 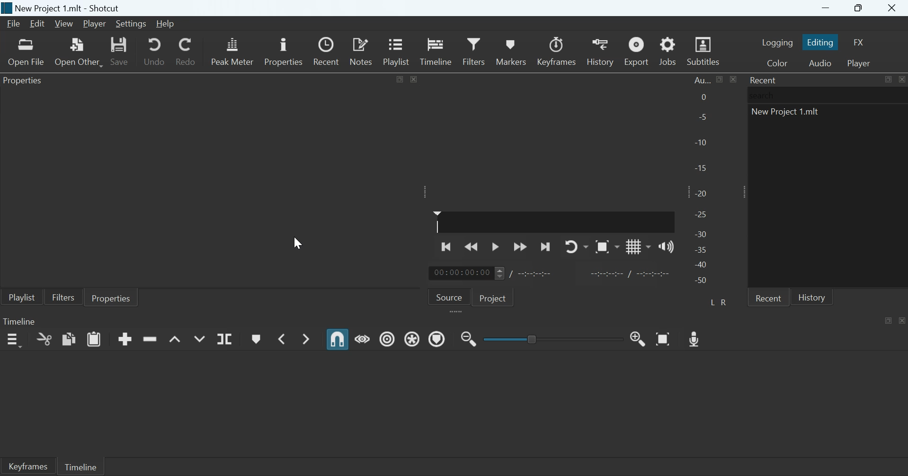 What do you see at coordinates (426, 192) in the screenshot?
I see `Expand` at bounding box center [426, 192].